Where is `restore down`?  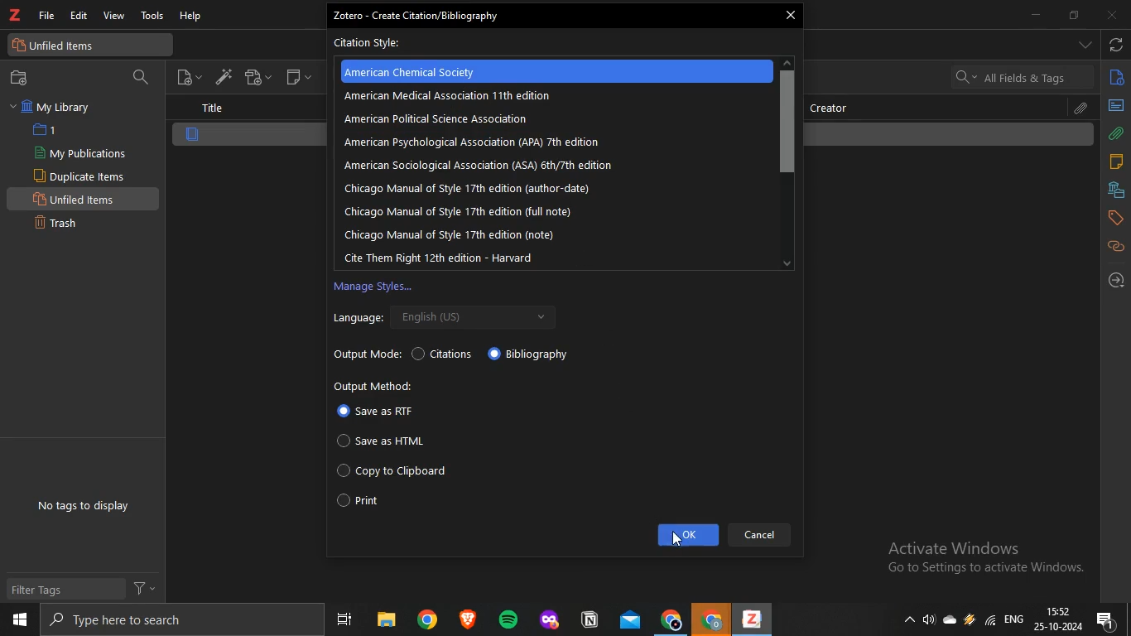
restore down is located at coordinates (1074, 17).